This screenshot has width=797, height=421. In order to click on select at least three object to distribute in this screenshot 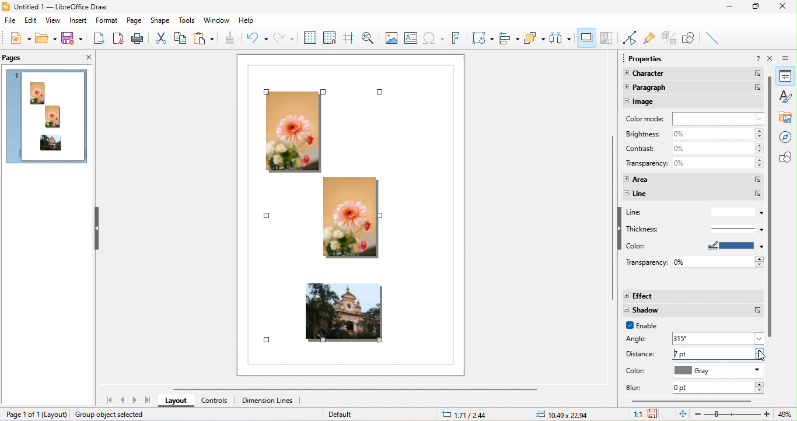, I will do `click(562, 38)`.